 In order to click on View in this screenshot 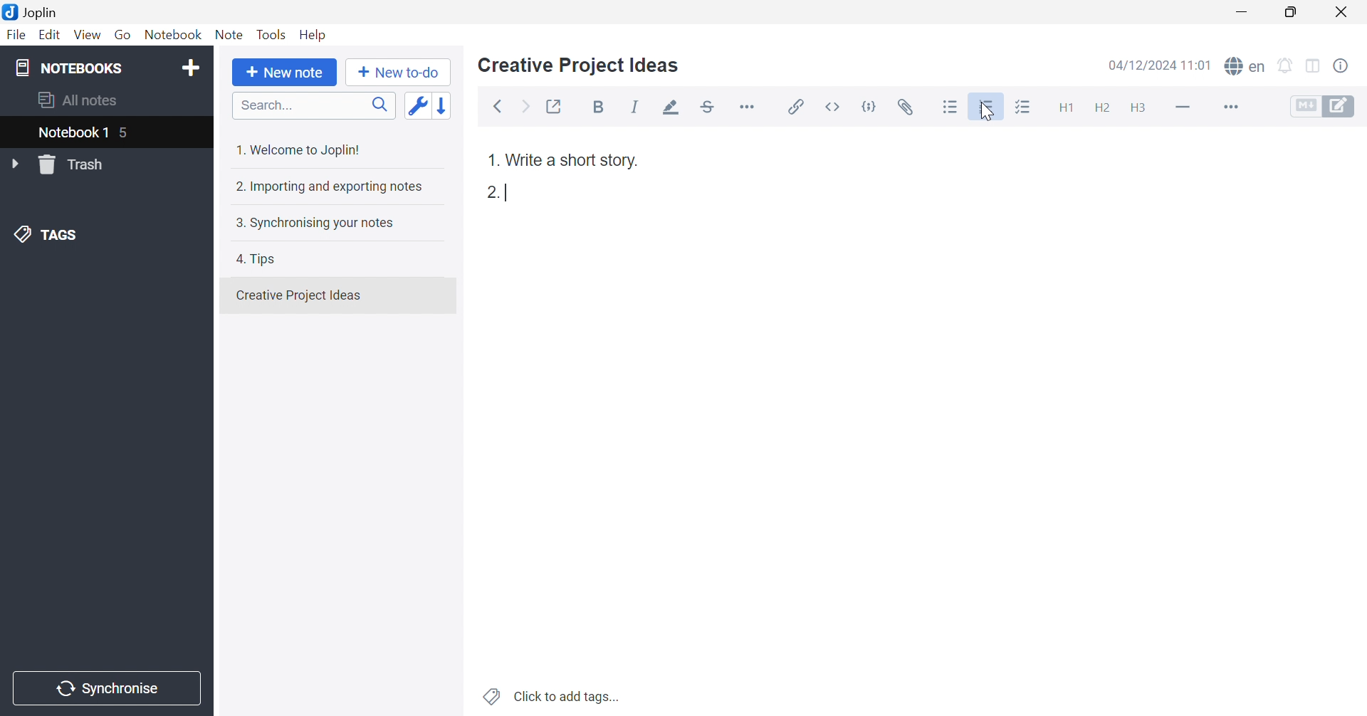, I will do `click(86, 36)`.